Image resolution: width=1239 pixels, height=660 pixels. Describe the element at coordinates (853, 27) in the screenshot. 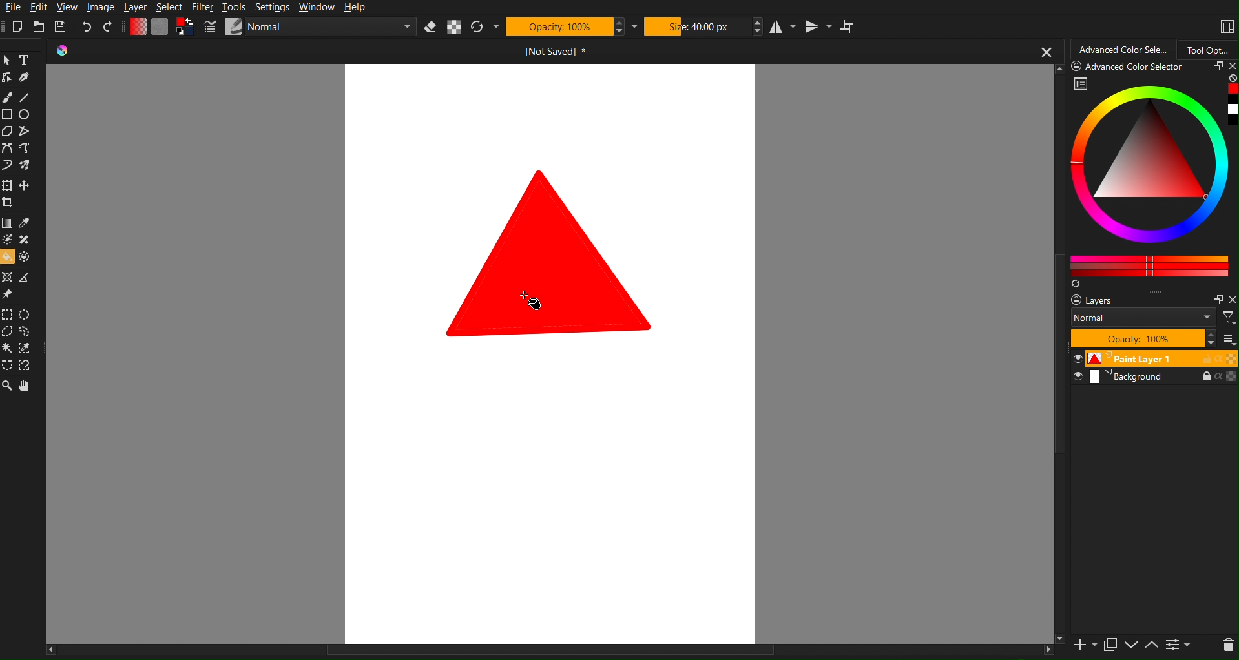

I see `Wrap Around` at that location.